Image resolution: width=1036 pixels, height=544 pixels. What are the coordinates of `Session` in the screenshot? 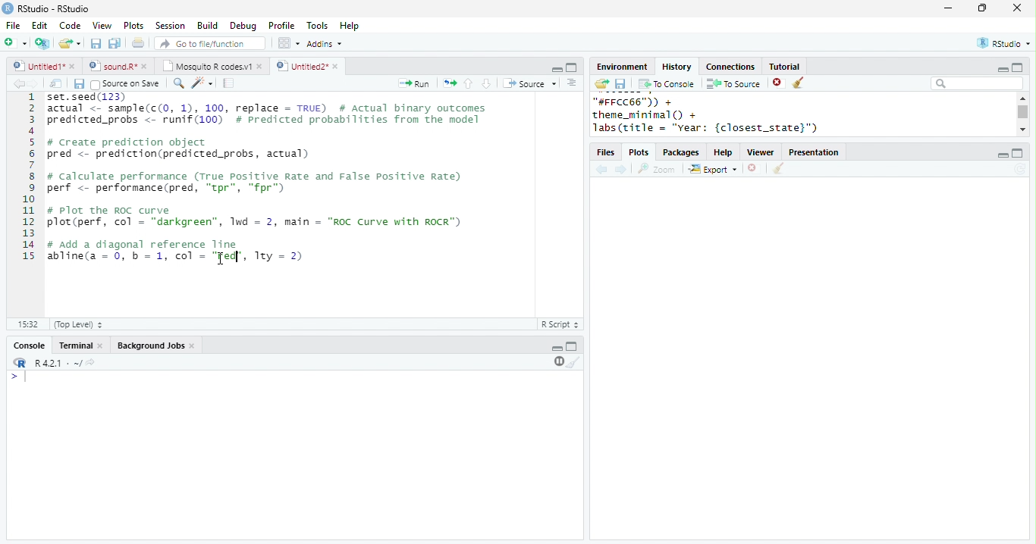 It's located at (170, 26).